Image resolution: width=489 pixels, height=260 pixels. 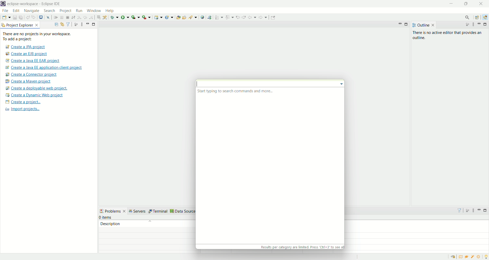 I want to click on search, so click(x=468, y=17).